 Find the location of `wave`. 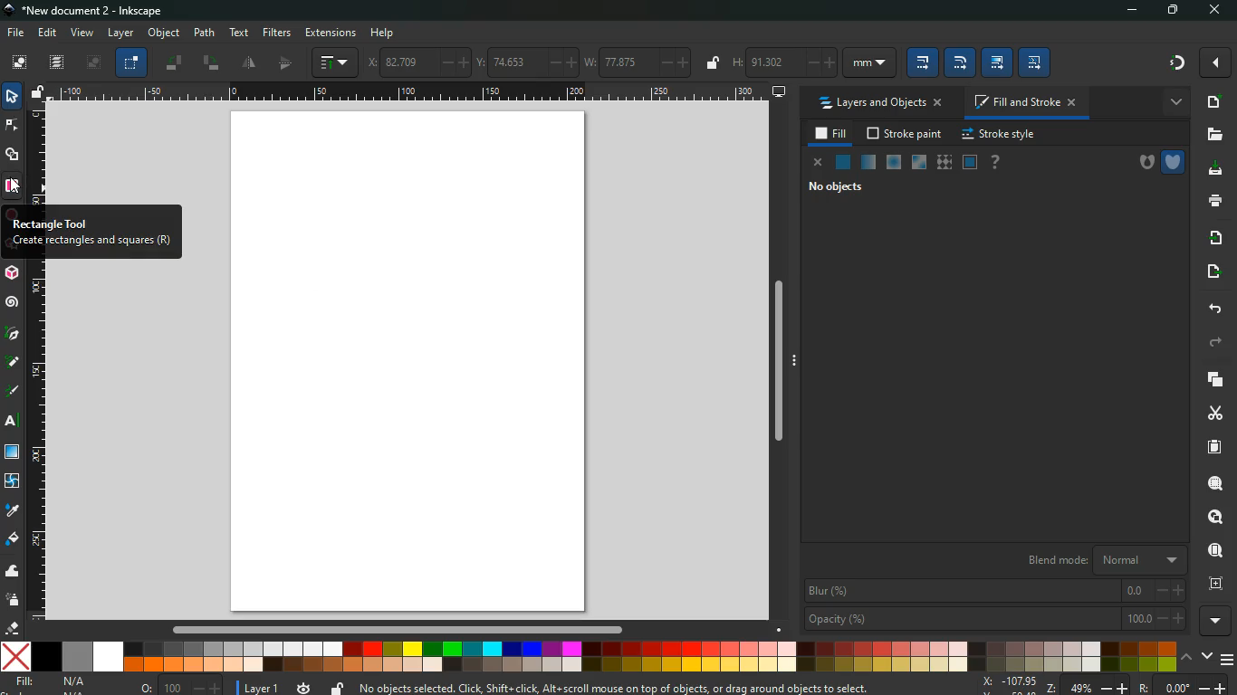

wave is located at coordinates (11, 571).